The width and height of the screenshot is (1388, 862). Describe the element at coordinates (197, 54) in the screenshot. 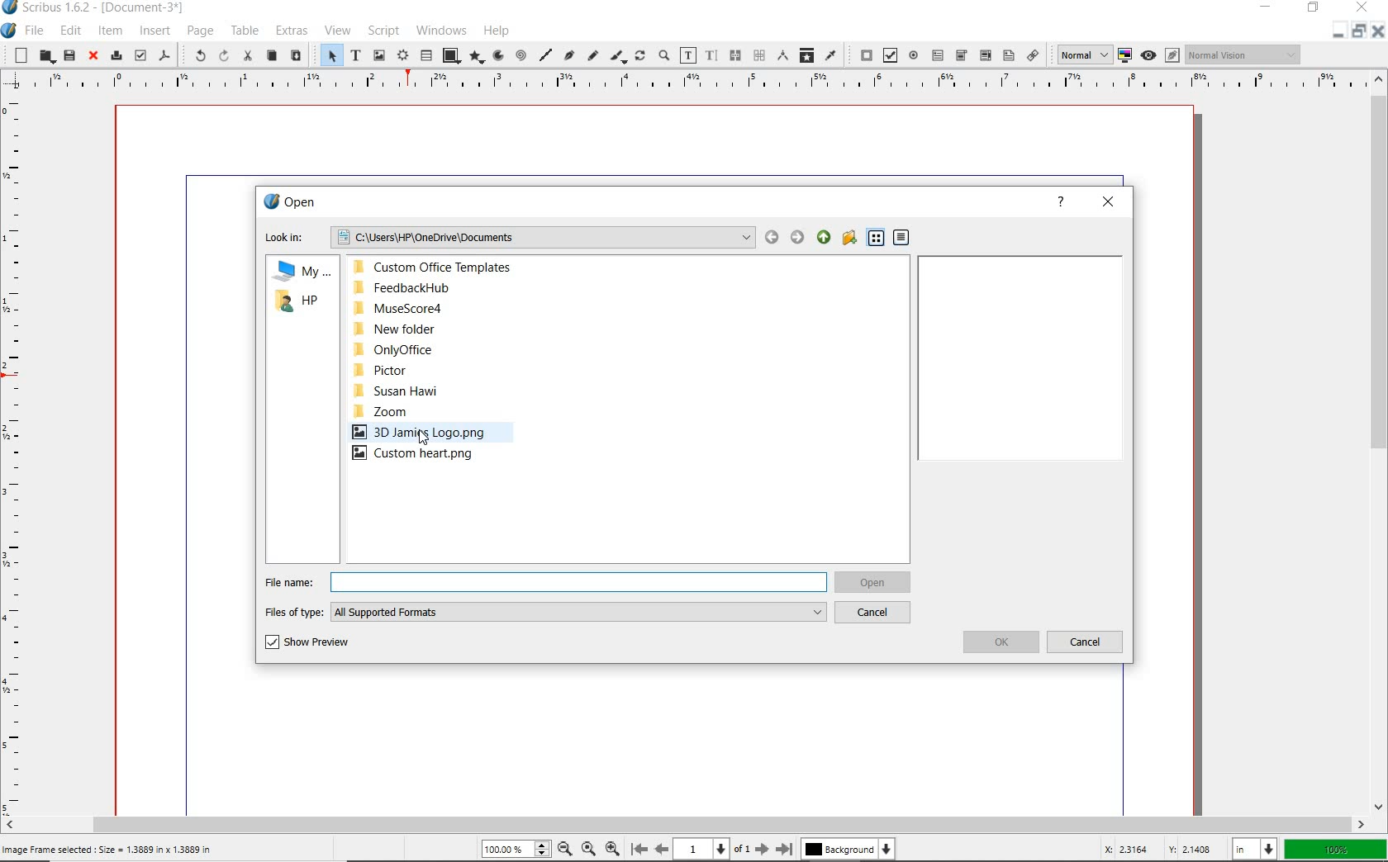

I see `UNDO` at that location.